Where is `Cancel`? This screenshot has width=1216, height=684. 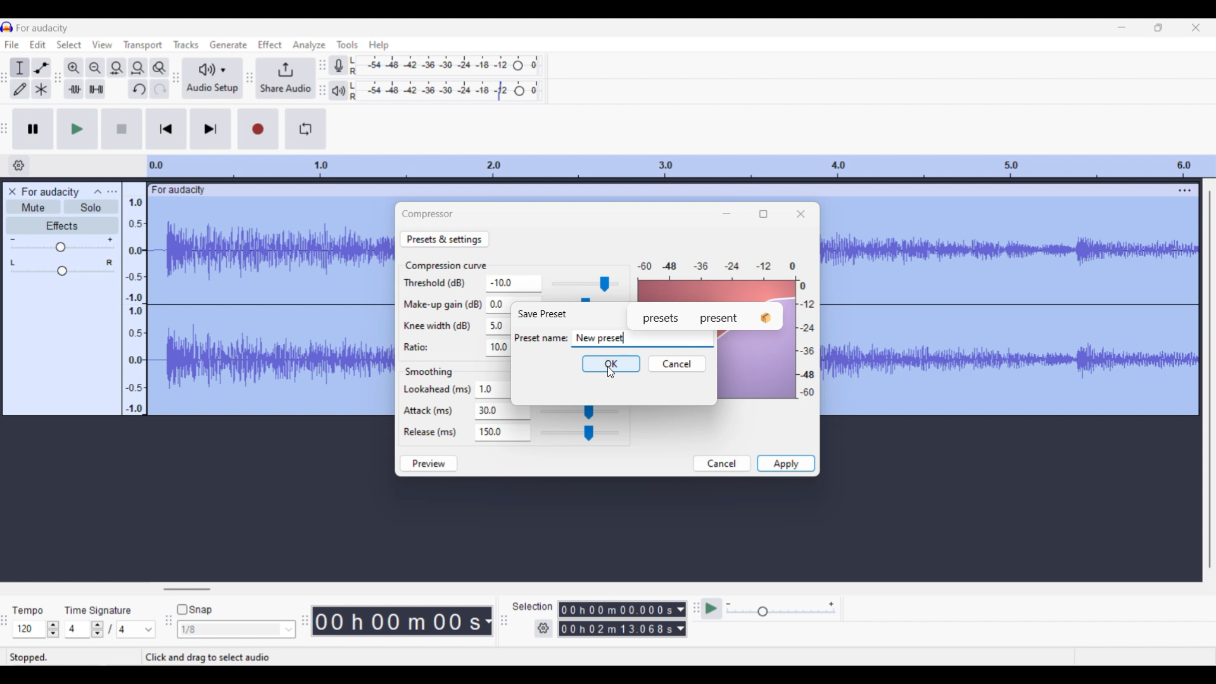
Cancel is located at coordinates (723, 464).